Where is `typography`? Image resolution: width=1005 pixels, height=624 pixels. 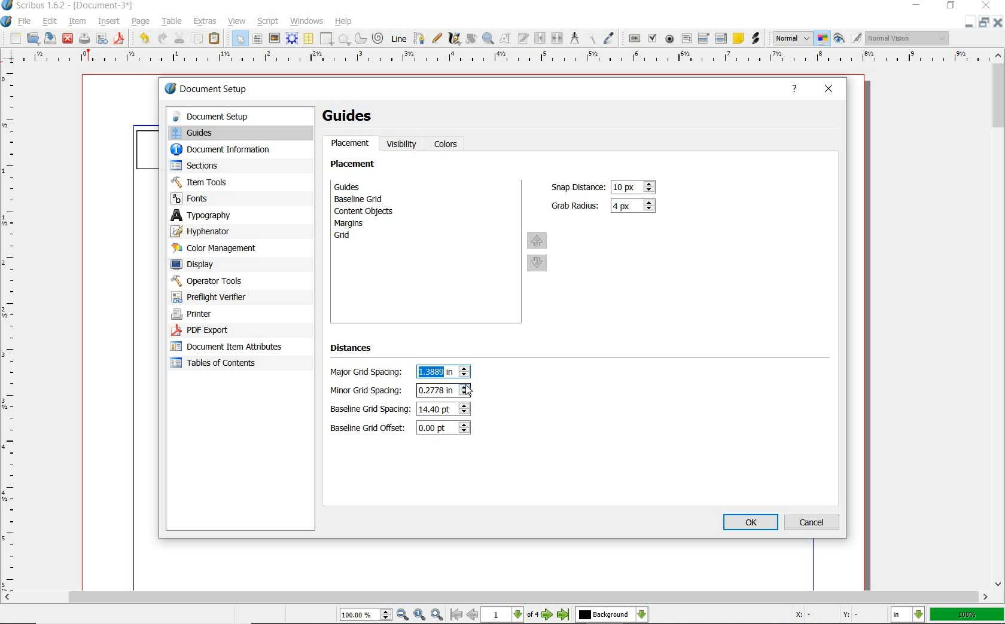 typography is located at coordinates (240, 215).